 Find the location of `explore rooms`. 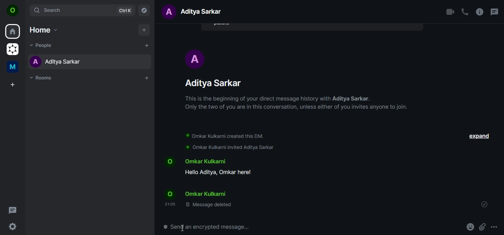

explore rooms is located at coordinates (144, 11).